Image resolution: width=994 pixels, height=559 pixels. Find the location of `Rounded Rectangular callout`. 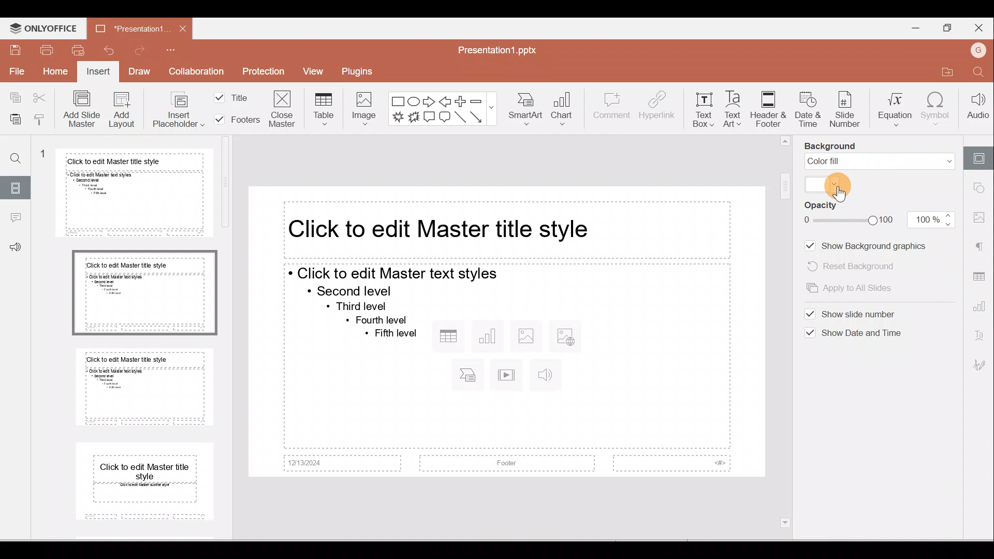

Rounded Rectangular callout is located at coordinates (445, 118).